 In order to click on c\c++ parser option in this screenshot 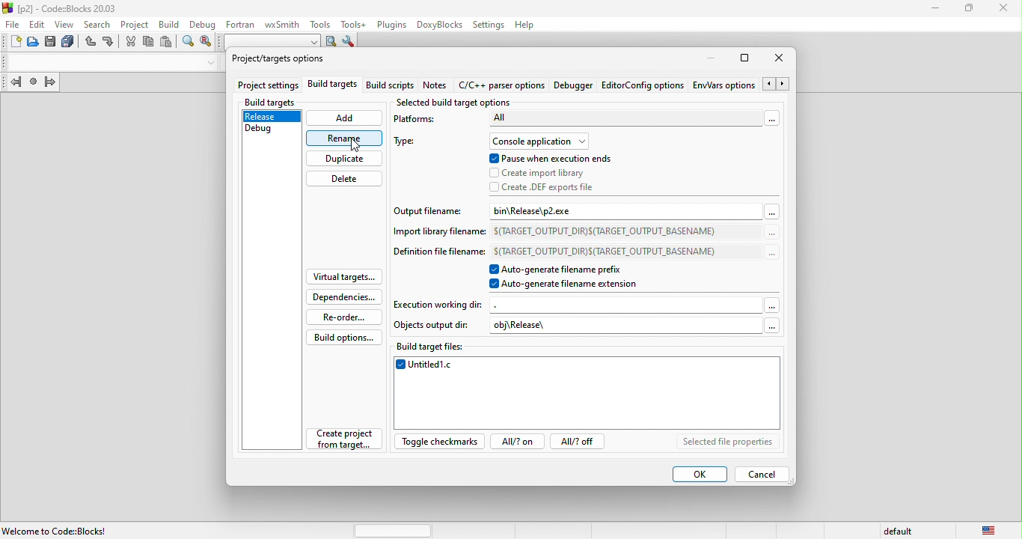, I will do `click(504, 86)`.